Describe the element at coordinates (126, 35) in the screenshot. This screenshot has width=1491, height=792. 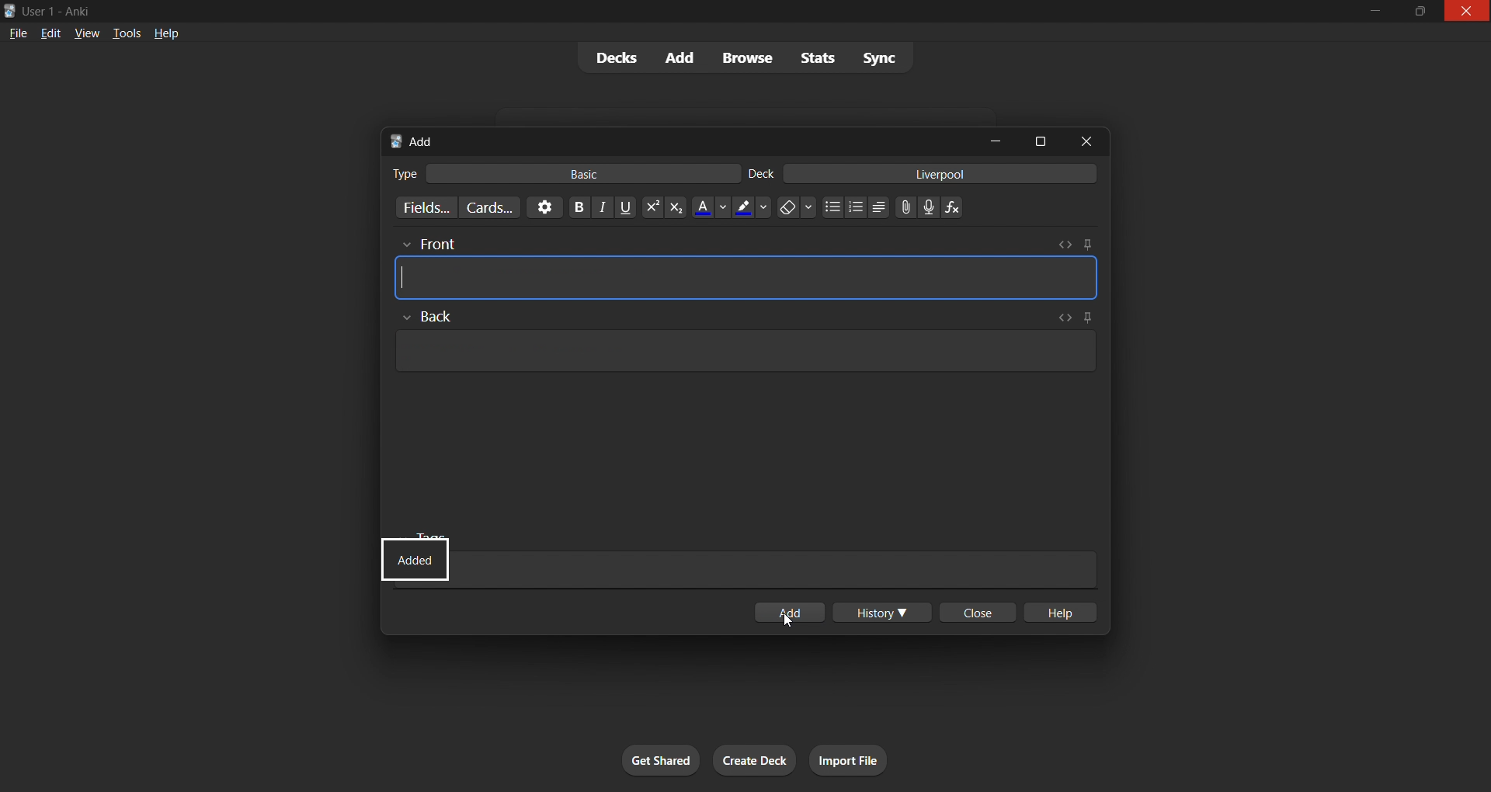
I see `tools` at that location.